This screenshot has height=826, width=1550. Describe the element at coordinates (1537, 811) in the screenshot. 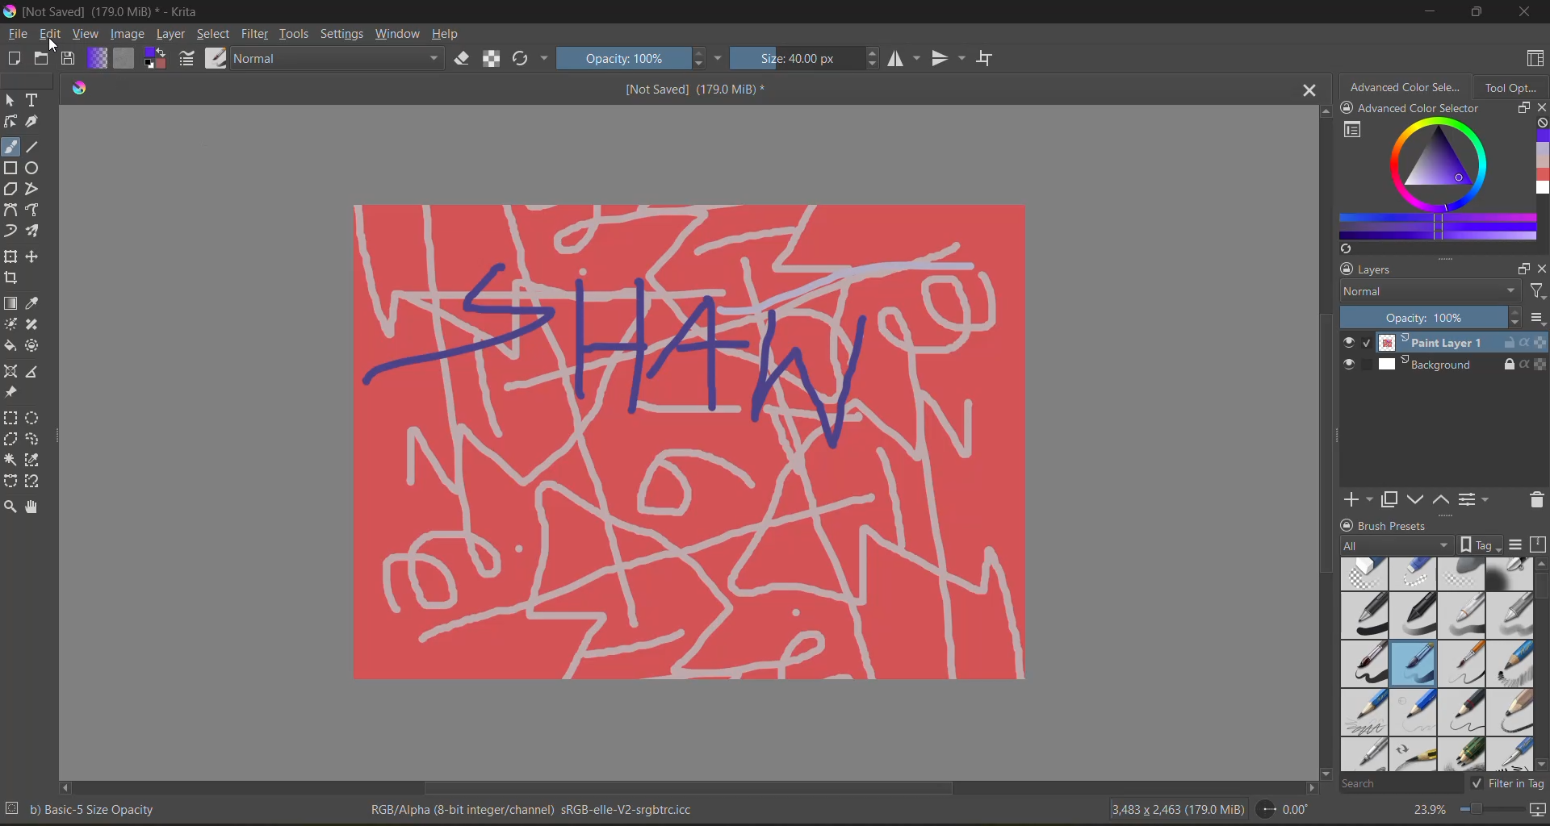

I see `map canvas` at that location.